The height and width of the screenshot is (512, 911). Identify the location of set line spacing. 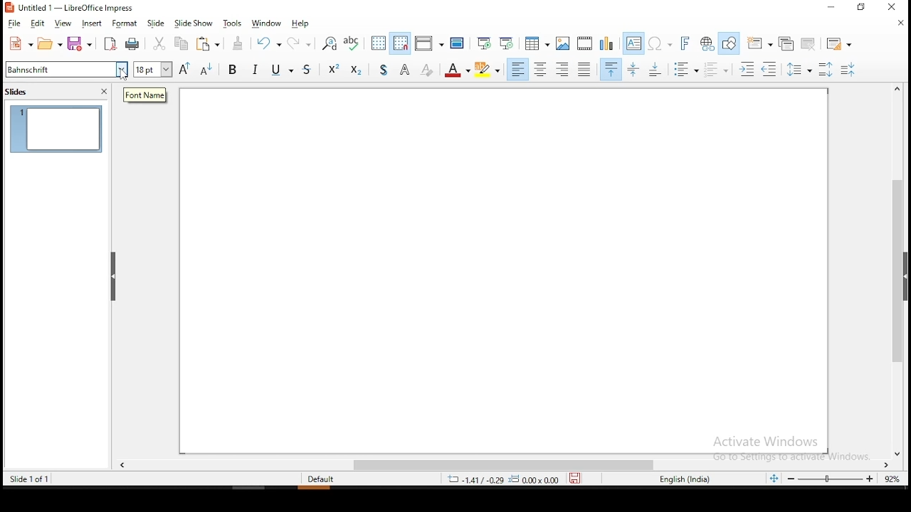
(799, 68).